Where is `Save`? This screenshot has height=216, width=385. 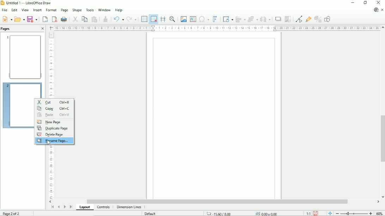 Save is located at coordinates (316, 213).